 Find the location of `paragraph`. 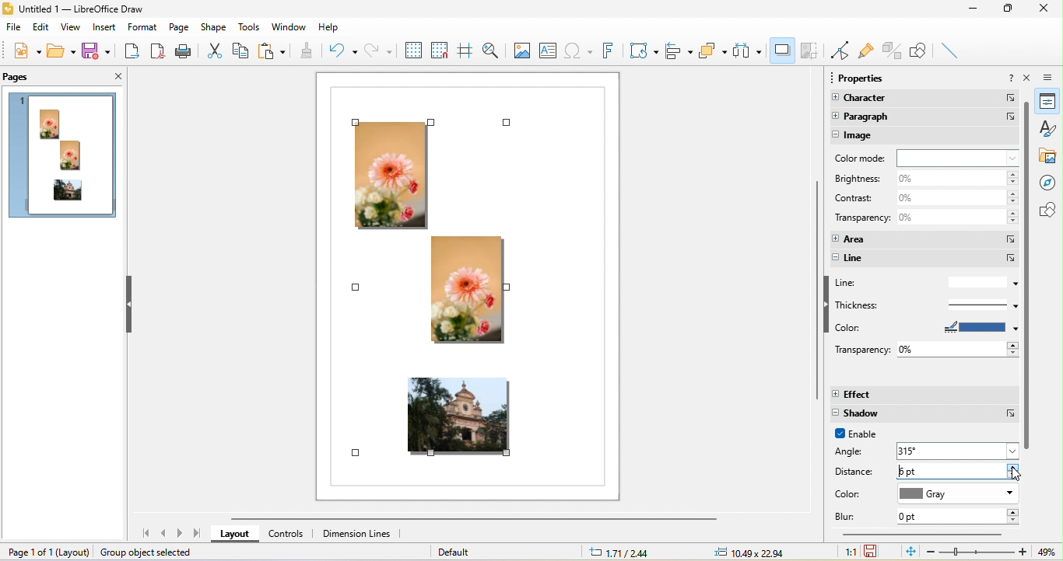

paragraph is located at coordinates (924, 117).